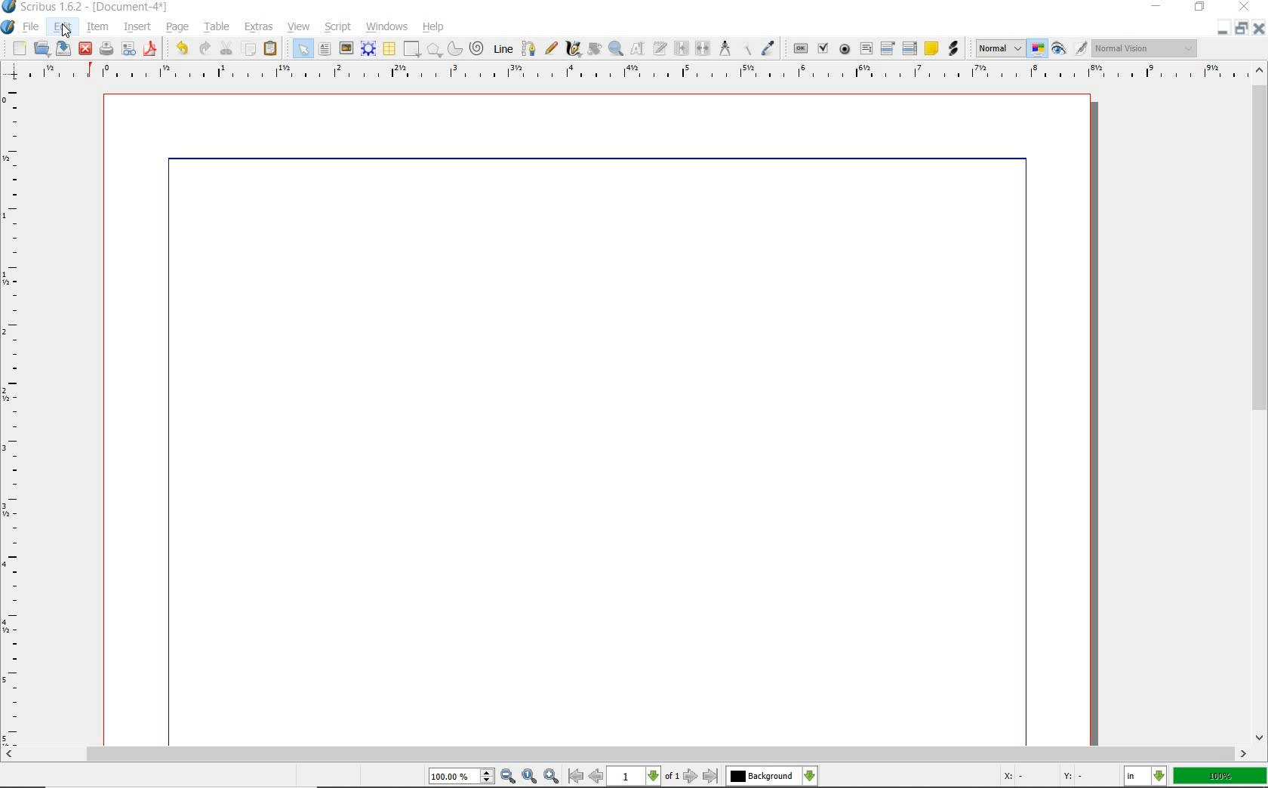 The width and height of the screenshot is (1268, 788). What do you see at coordinates (931, 49) in the screenshot?
I see `text annotation` at bounding box center [931, 49].